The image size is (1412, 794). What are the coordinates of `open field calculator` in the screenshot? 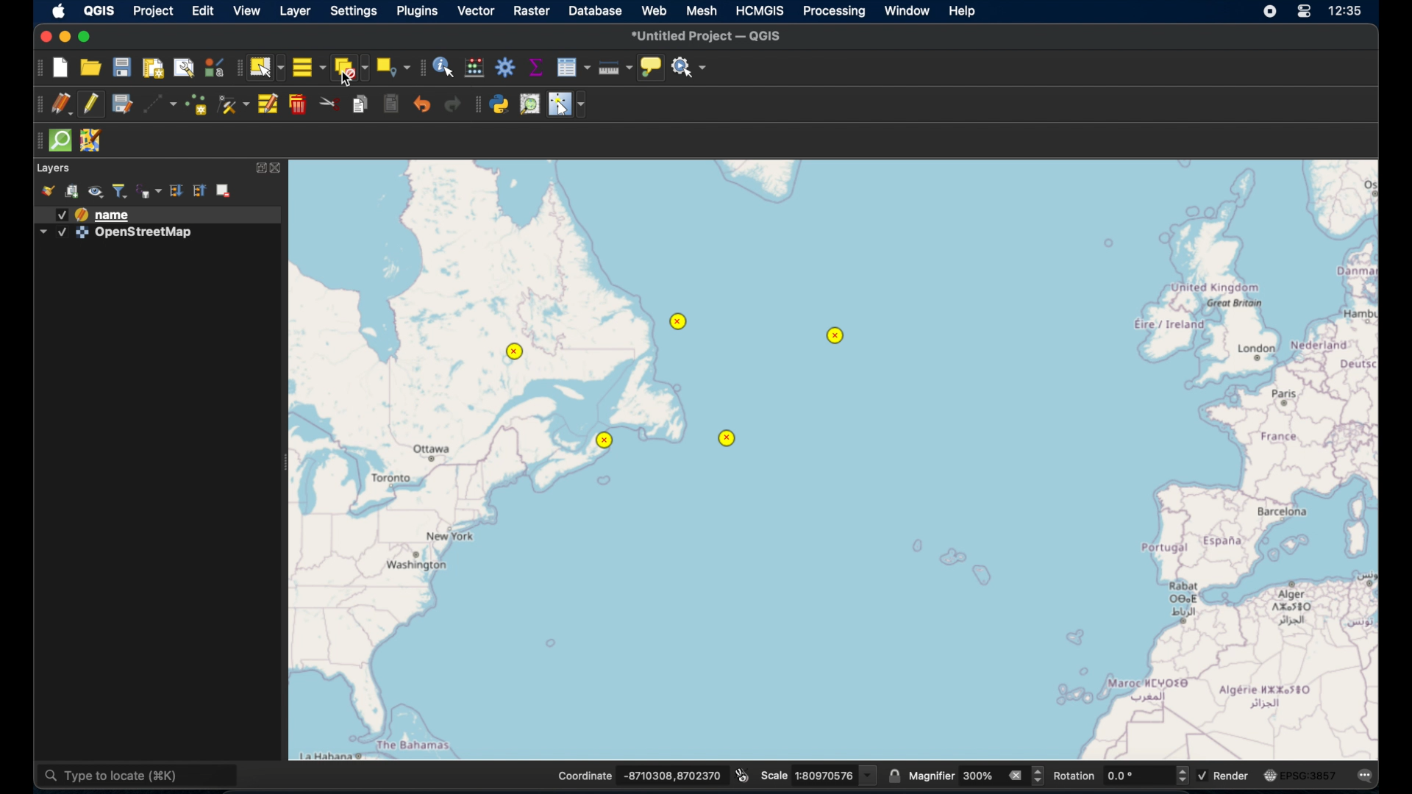 It's located at (474, 68).